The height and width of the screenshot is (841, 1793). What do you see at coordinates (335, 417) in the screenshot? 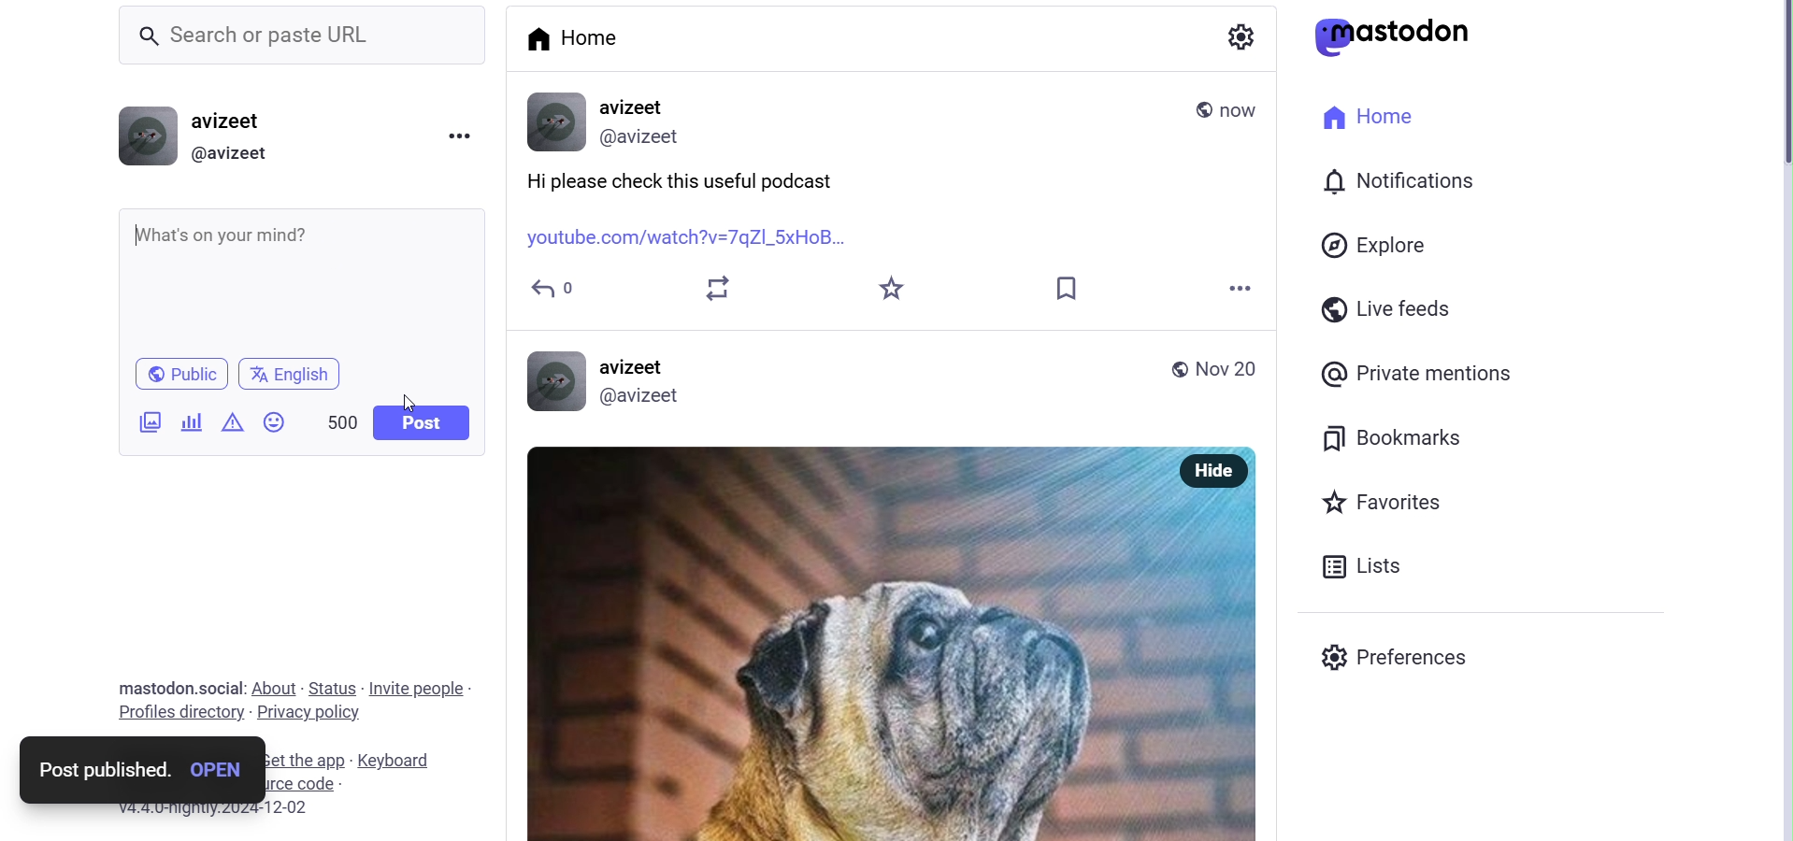
I see `438` at bounding box center [335, 417].